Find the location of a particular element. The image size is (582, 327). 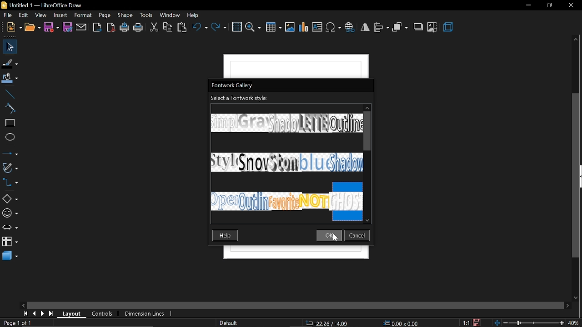

move left is located at coordinates (23, 305).